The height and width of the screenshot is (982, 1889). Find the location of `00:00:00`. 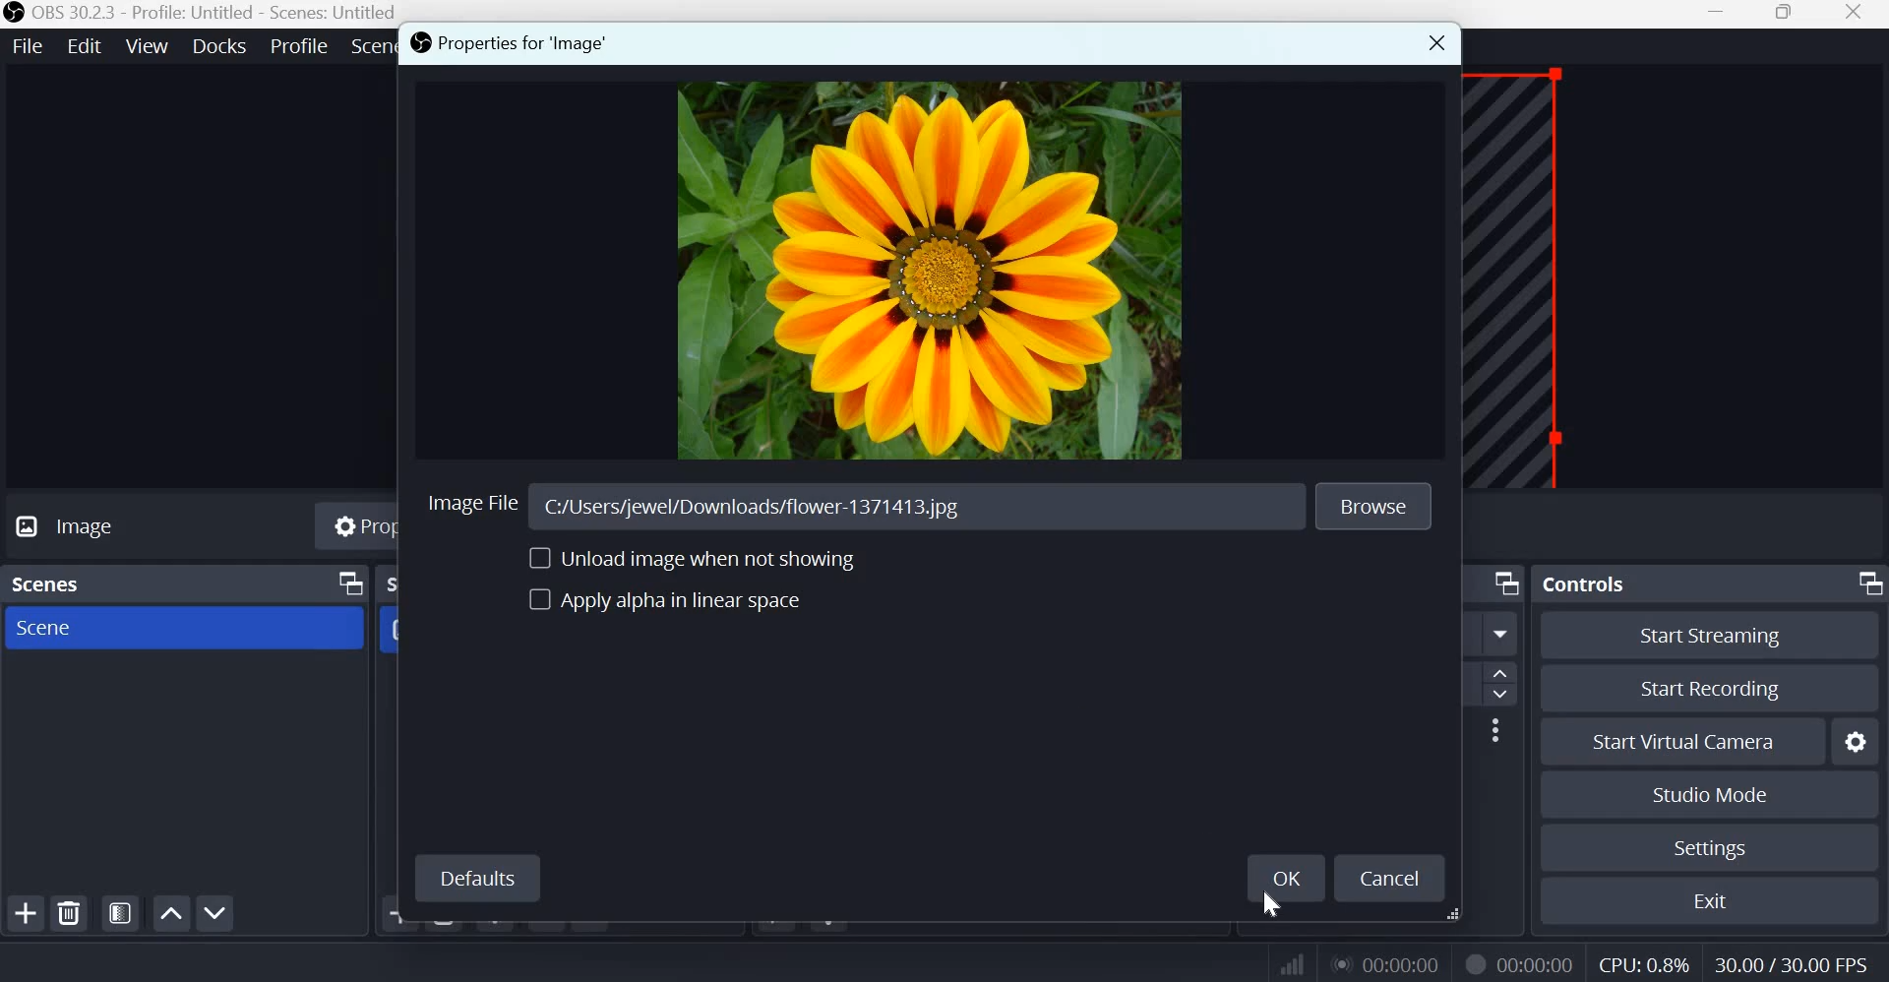

00:00:00 is located at coordinates (1538, 964).